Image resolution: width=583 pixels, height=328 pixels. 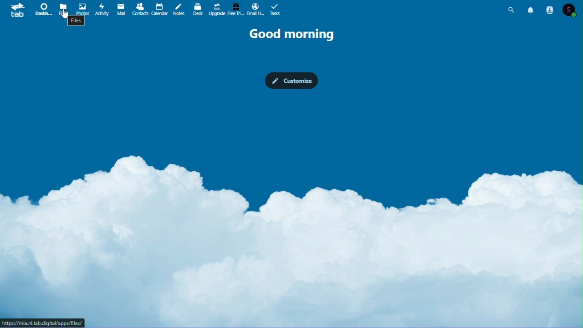 I want to click on contacts, so click(x=138, y=8).